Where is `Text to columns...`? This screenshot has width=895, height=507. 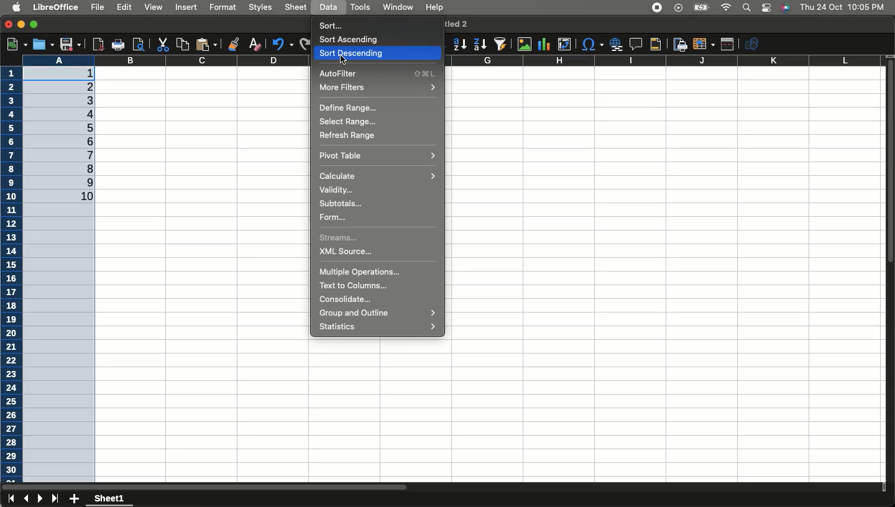
Text to columns... is located at coordinates (351, 285).